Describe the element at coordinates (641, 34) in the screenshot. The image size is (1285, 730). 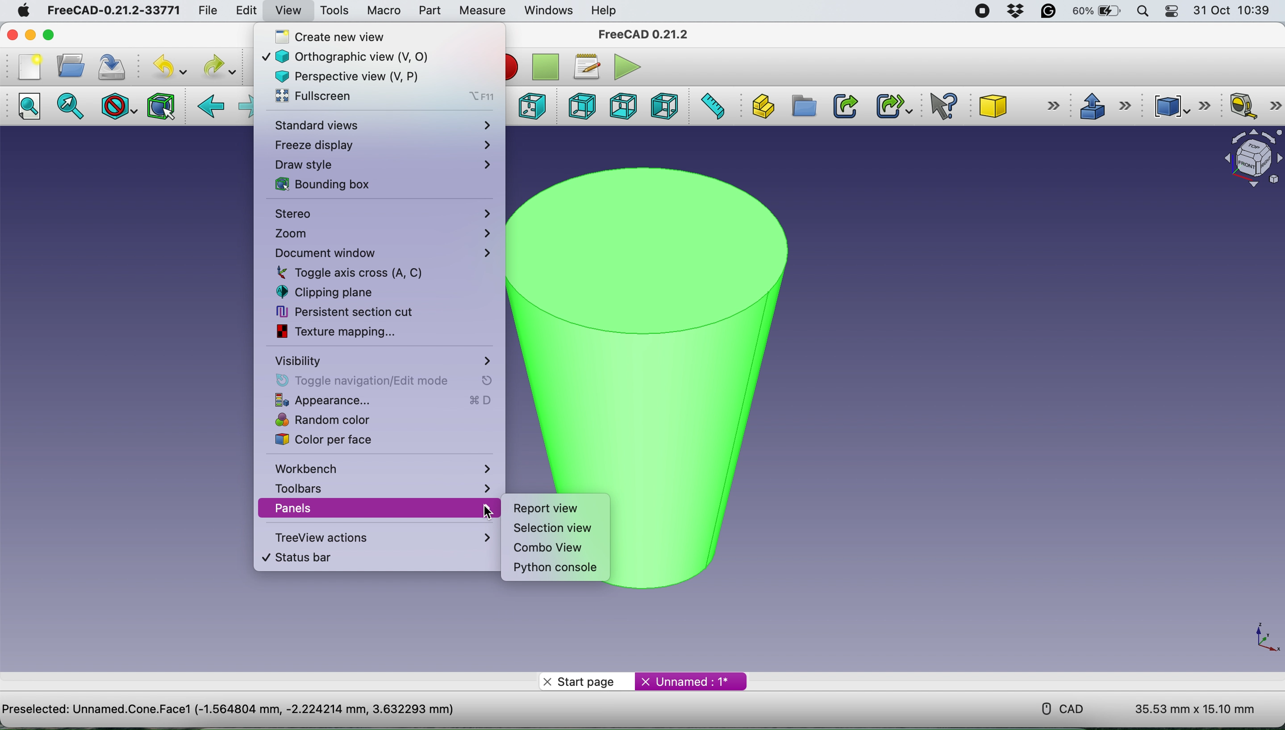
I see `freecad 0.21.2` at that location.